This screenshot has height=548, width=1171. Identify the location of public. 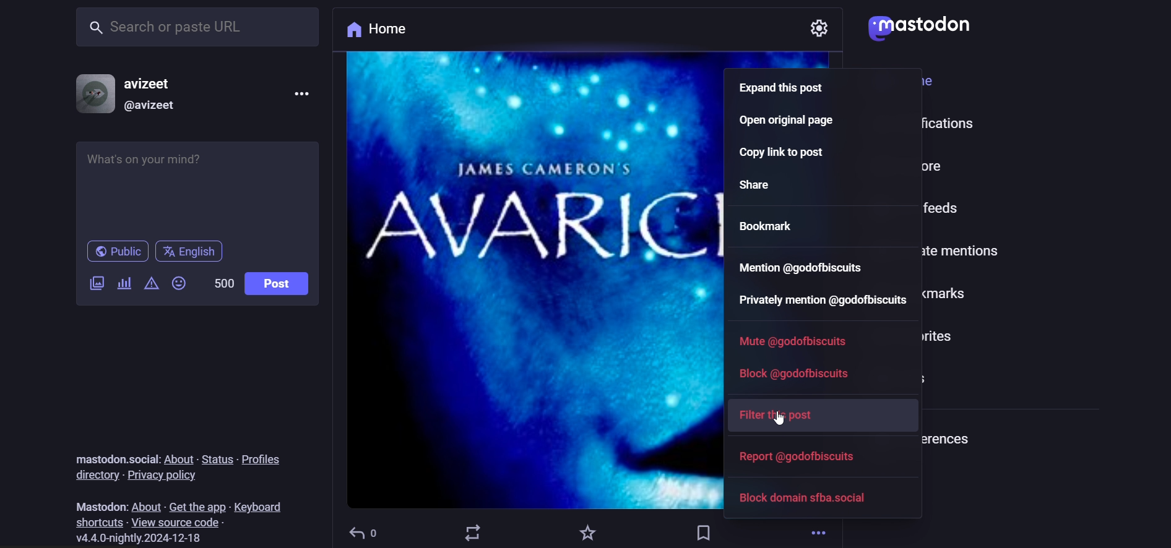
(118, 252).